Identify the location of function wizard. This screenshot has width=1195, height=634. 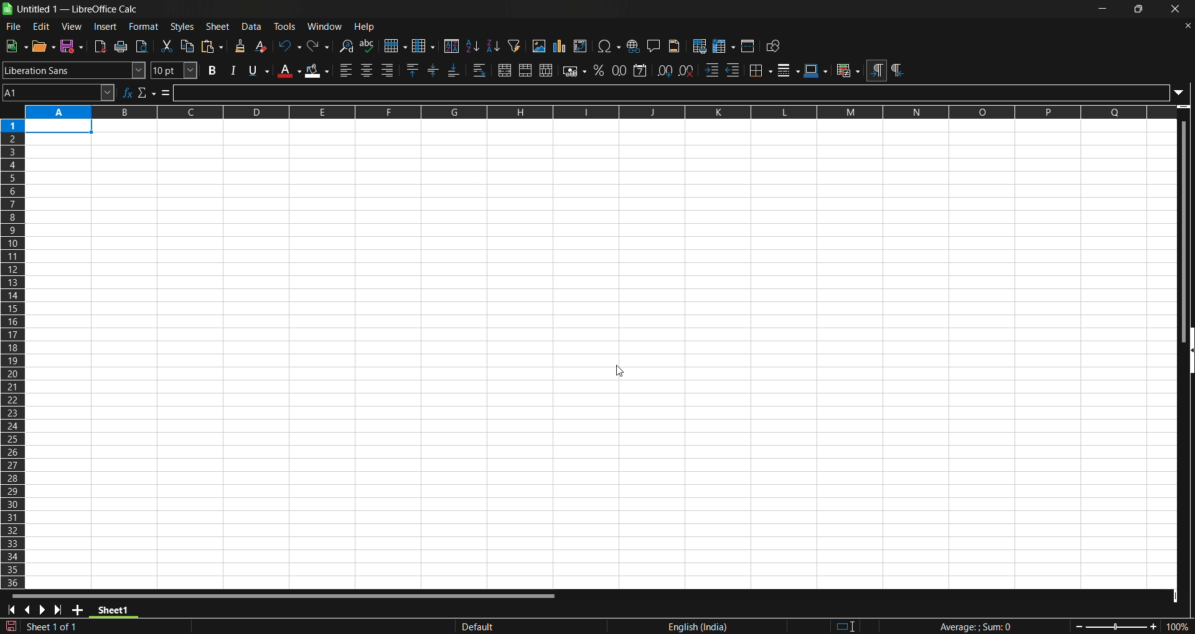
(128, 92).